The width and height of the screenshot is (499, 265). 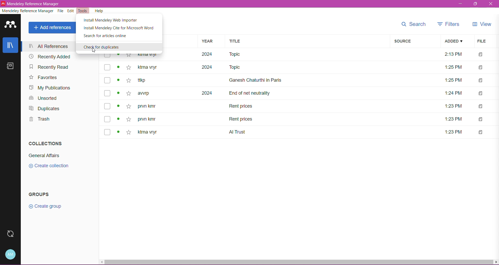 What do you see at coordinates (119, 47) in the screenshot?
I see `Check for Duplicates` at bounding box center [119, 47].